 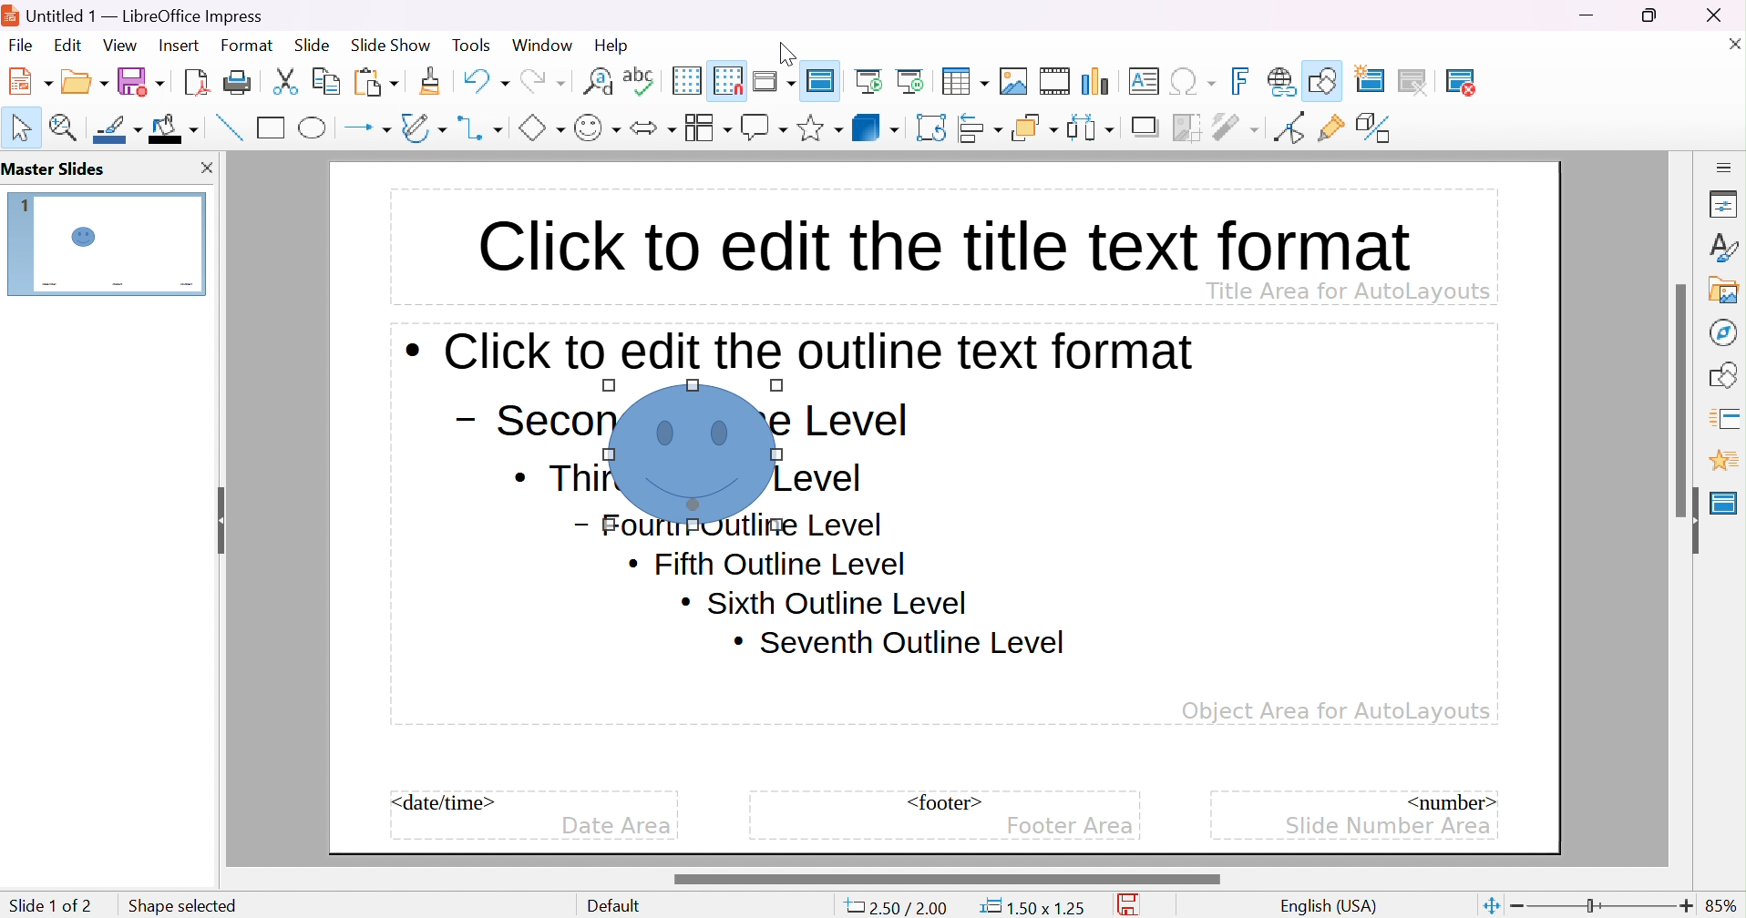 What do you see at coordinates (945, 879) in the screenshot?
I see `slider` at bounding box center [945, 879].